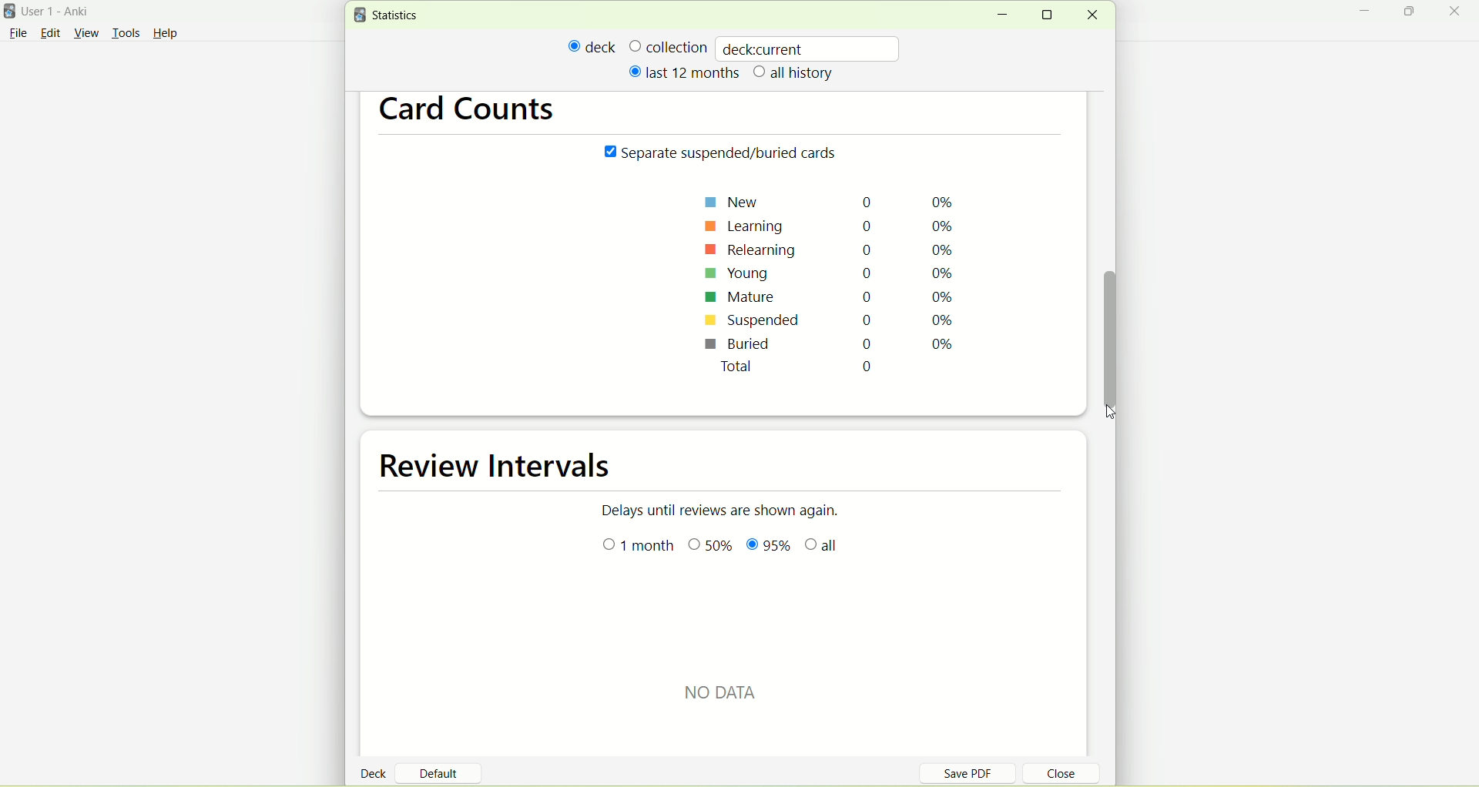 Image resolution: width=1479 pixels, height=787 pixels. Describe the element at coordinates (1457, 12) in the screenshot. I see `close` at that location.